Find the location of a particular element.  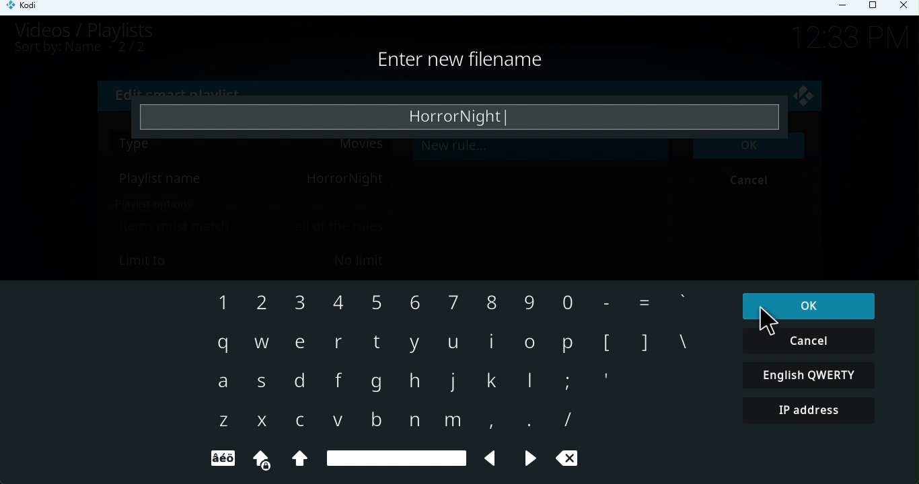

IP address is located at coordinates (814, 412).